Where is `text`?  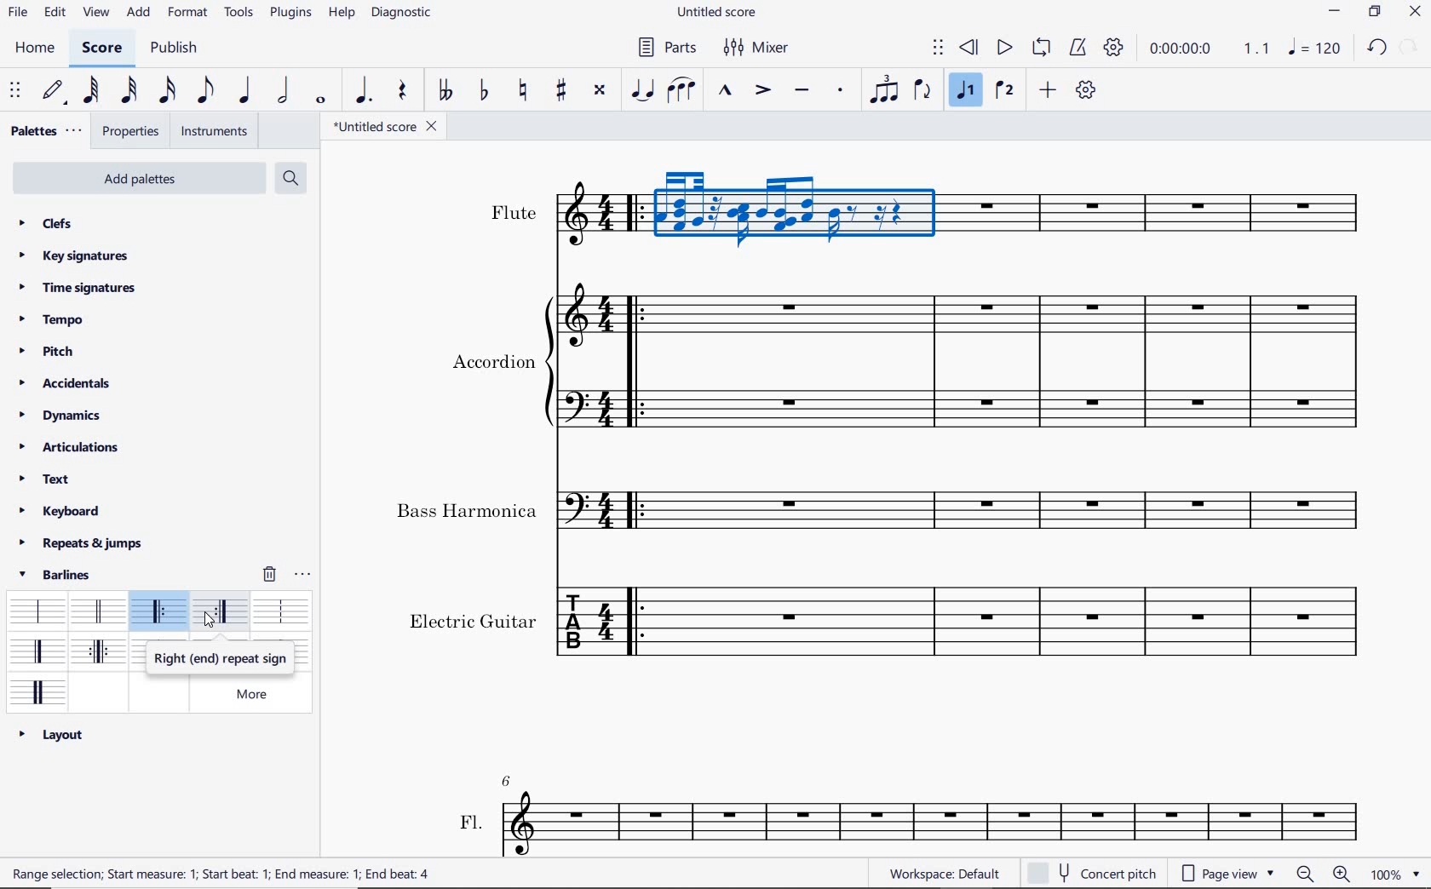
text is located at coordinates (493, 360).